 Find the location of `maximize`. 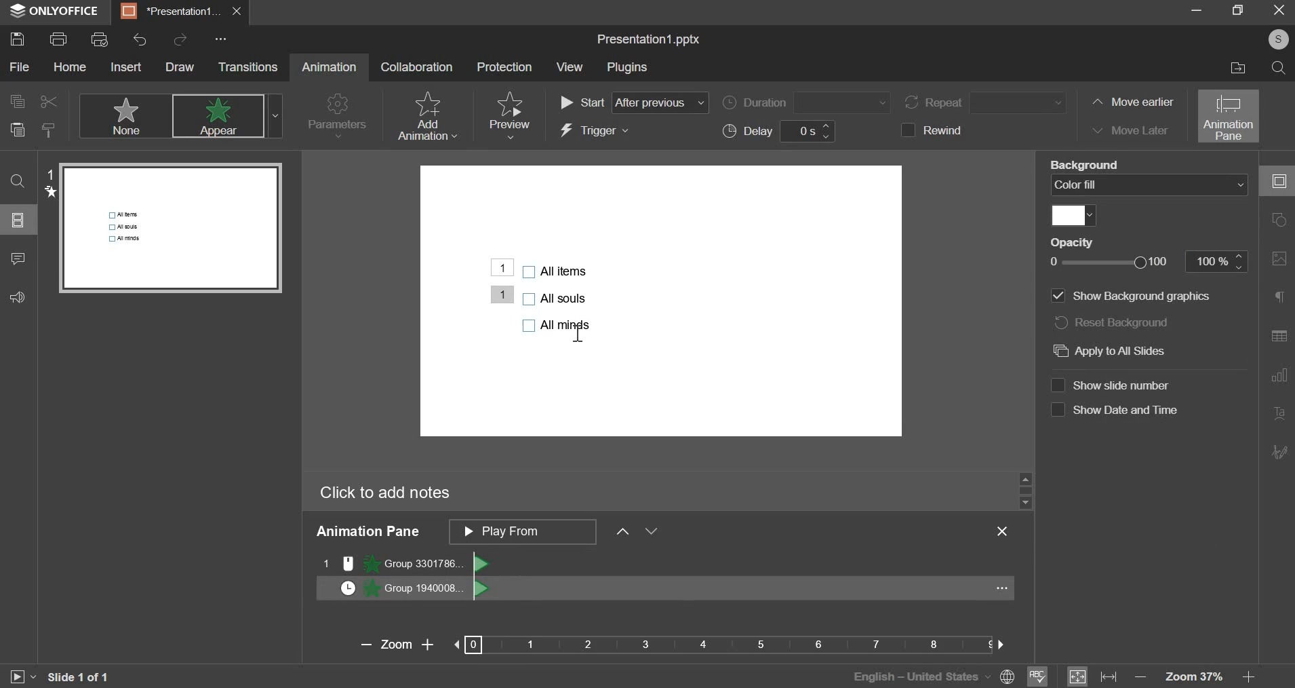

maximize is located at coordinates (1237, 12).